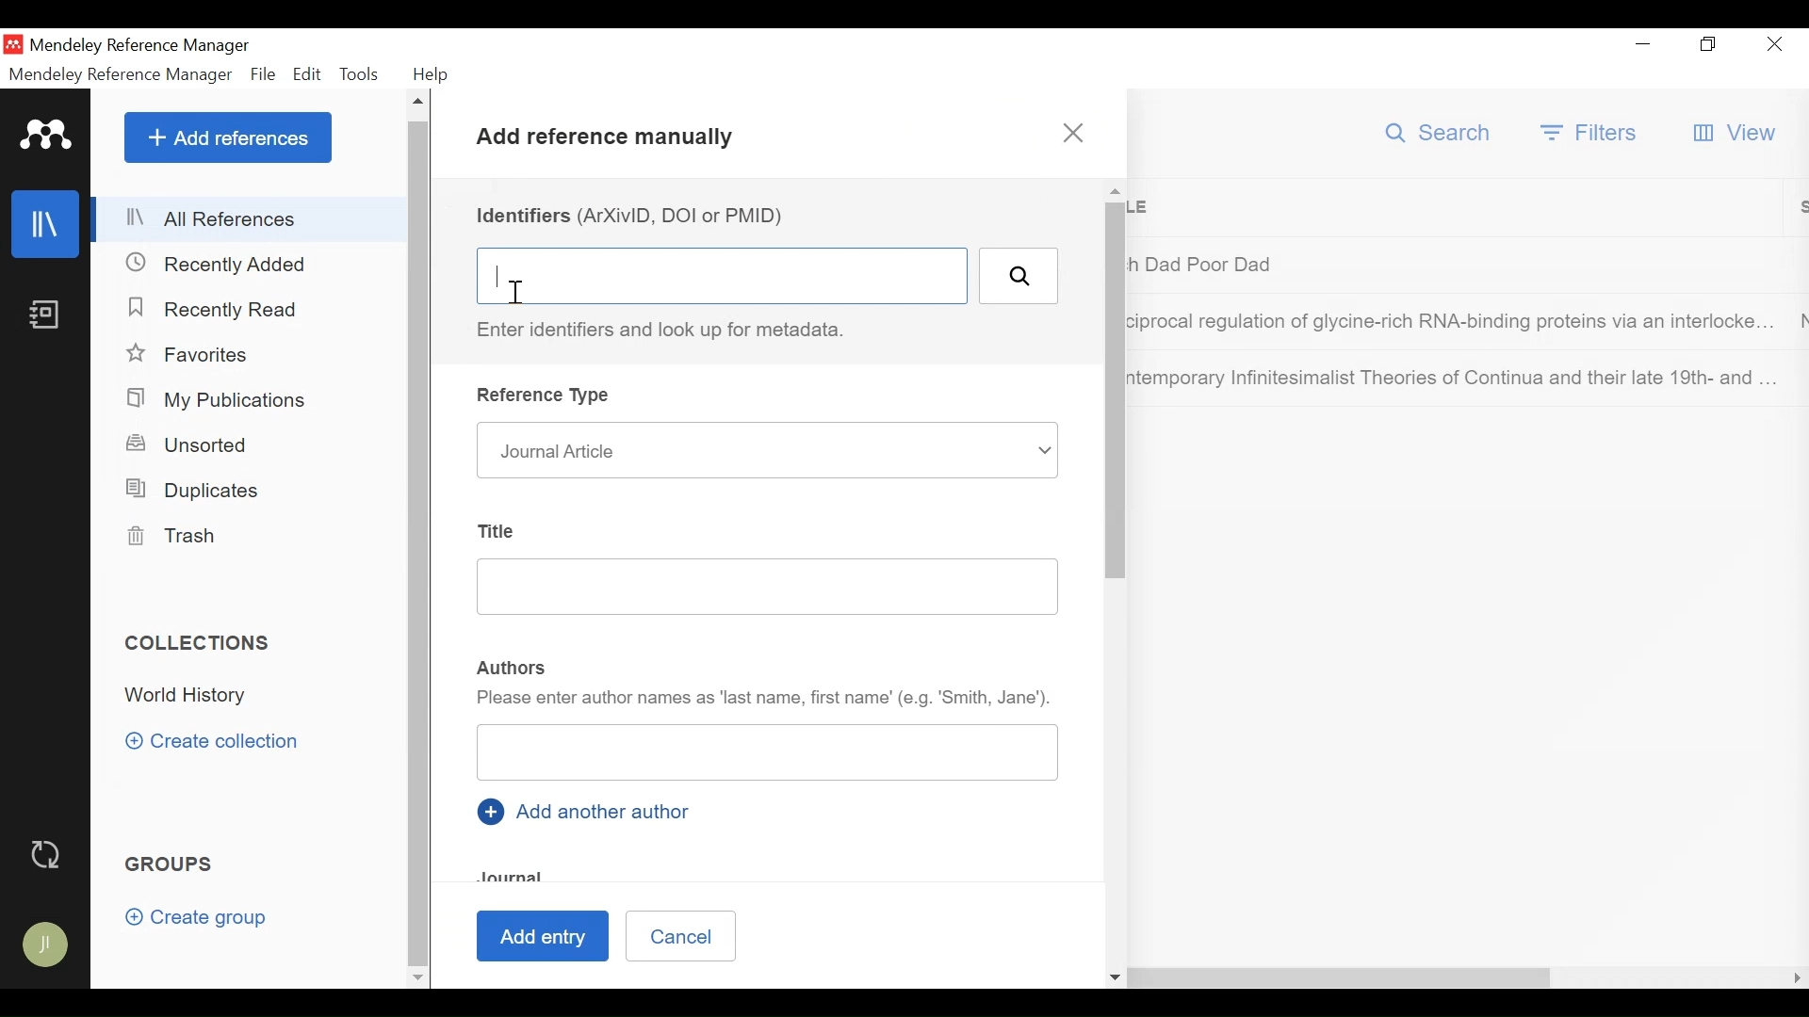  What do you see at coordinates (122, 74) in the screenshot?
I see `Mendeley Reference Manager` at bounding box center [122, 74].